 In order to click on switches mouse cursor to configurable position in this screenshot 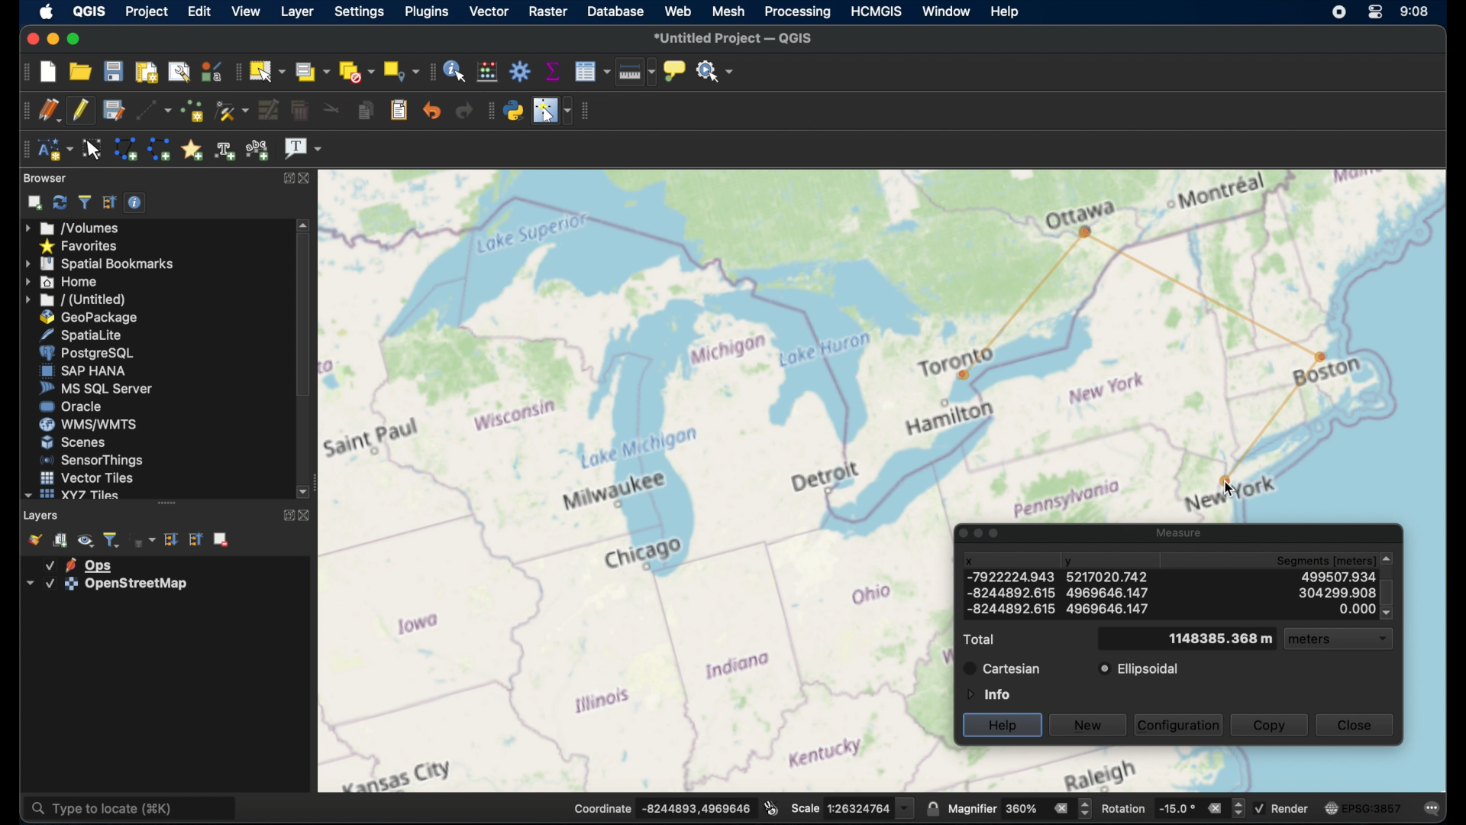, I will do `click(553, 111)`.